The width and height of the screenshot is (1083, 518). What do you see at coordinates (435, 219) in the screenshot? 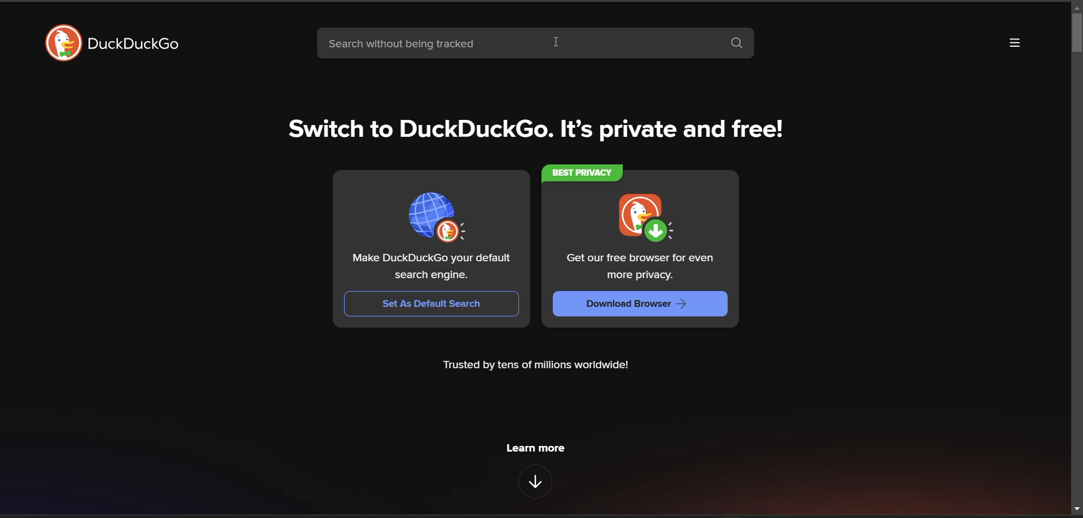
I see `icon` at bounding box center [435, 219].